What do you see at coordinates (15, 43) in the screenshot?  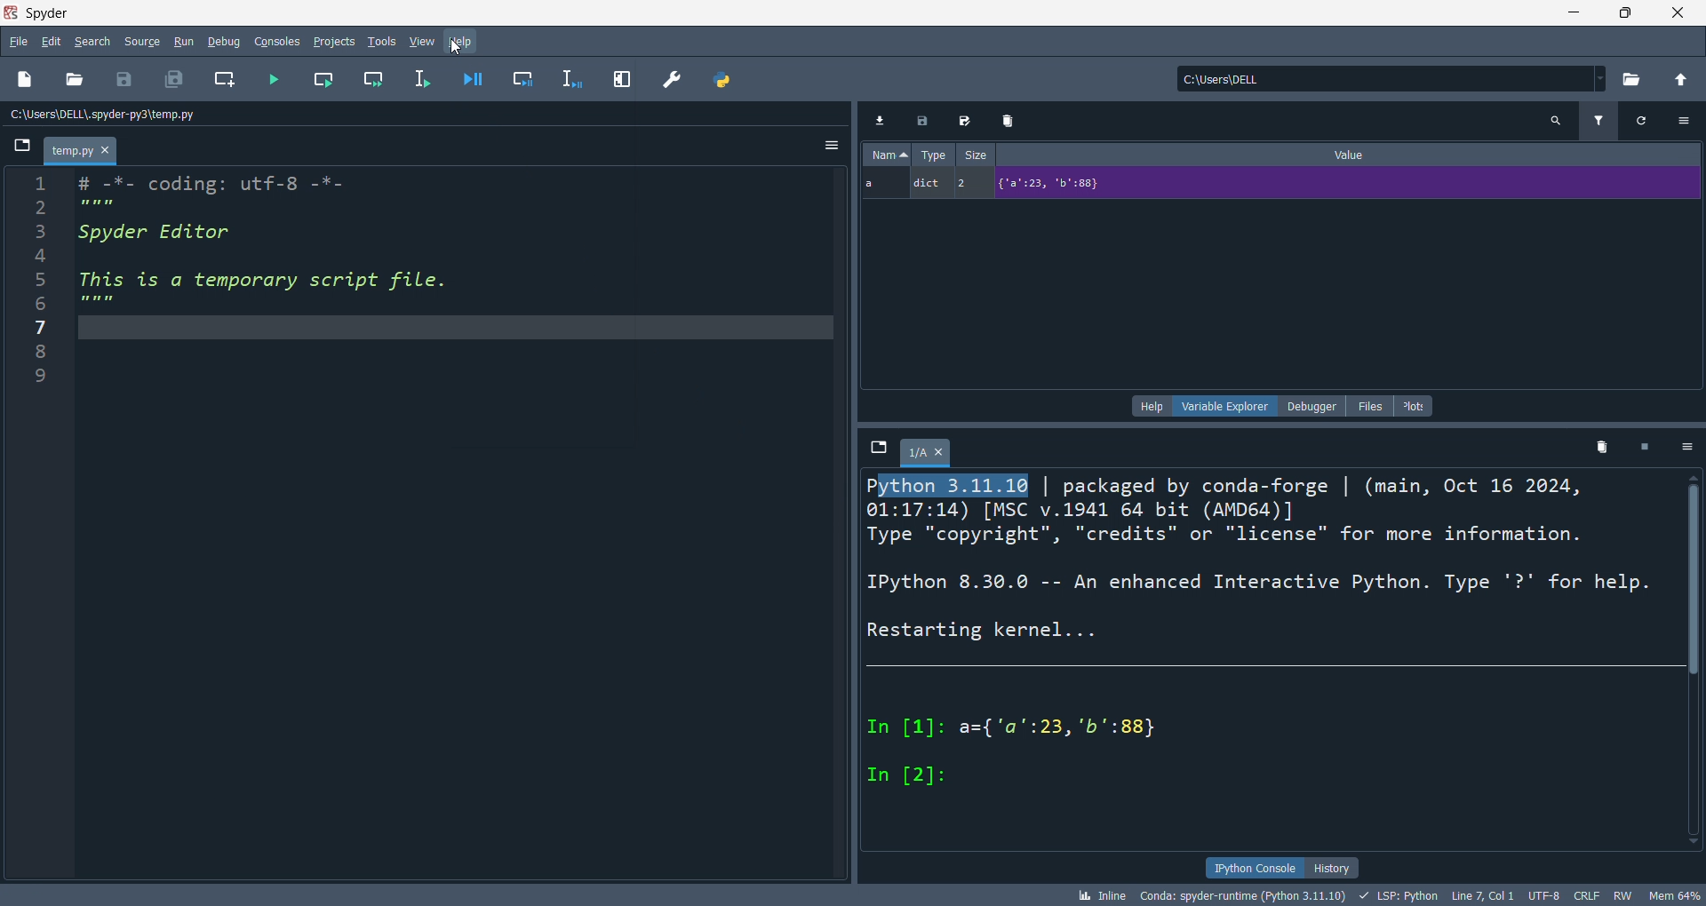 I see `file` at bounding box center [15, 43].